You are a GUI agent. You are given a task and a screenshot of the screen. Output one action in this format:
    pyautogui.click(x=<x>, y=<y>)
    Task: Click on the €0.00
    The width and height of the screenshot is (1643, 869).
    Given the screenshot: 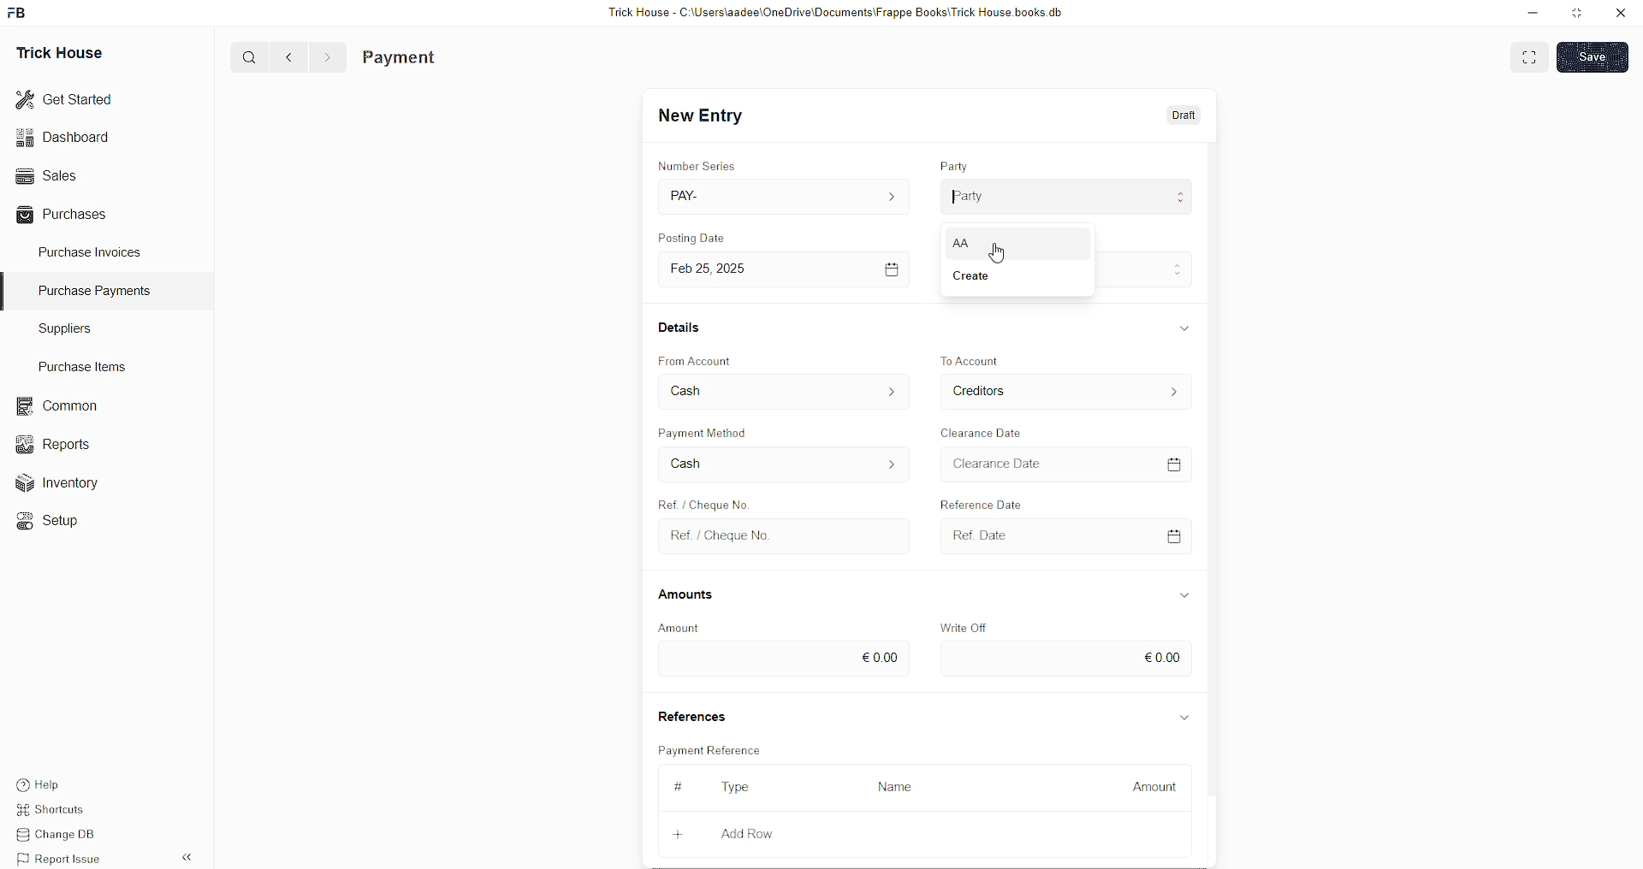 What is the action you would take?
    pyautogui.click(x=1163, y=655)
    